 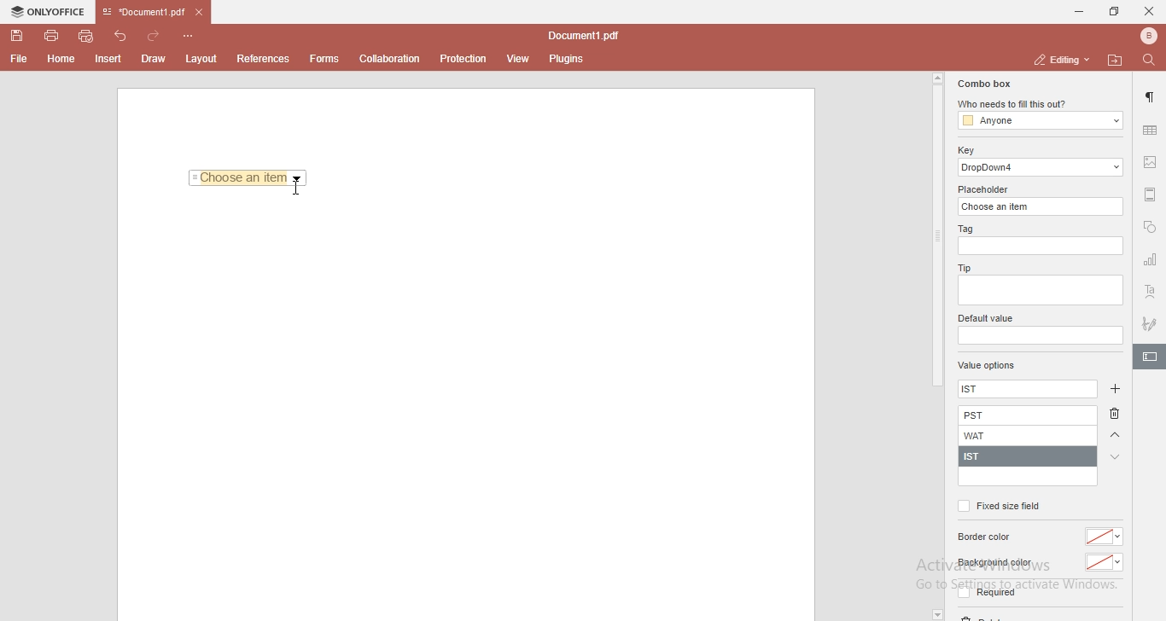 I want to click on tip, so click(x=962, y=267).